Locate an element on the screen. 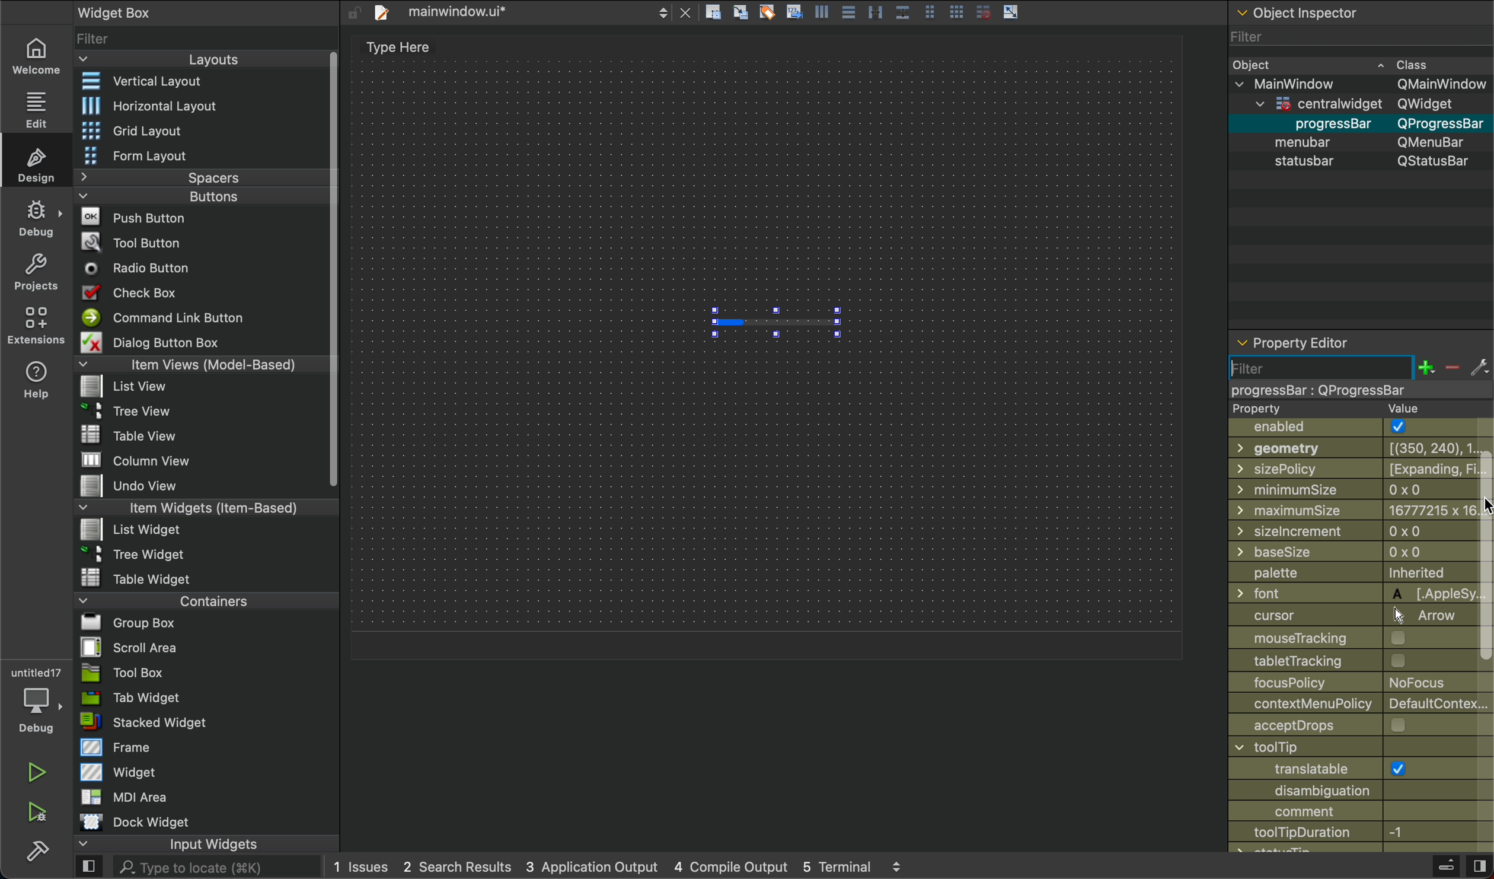 This screenshot has width=1494, height=879. debug is located at coordinates (37, 218).